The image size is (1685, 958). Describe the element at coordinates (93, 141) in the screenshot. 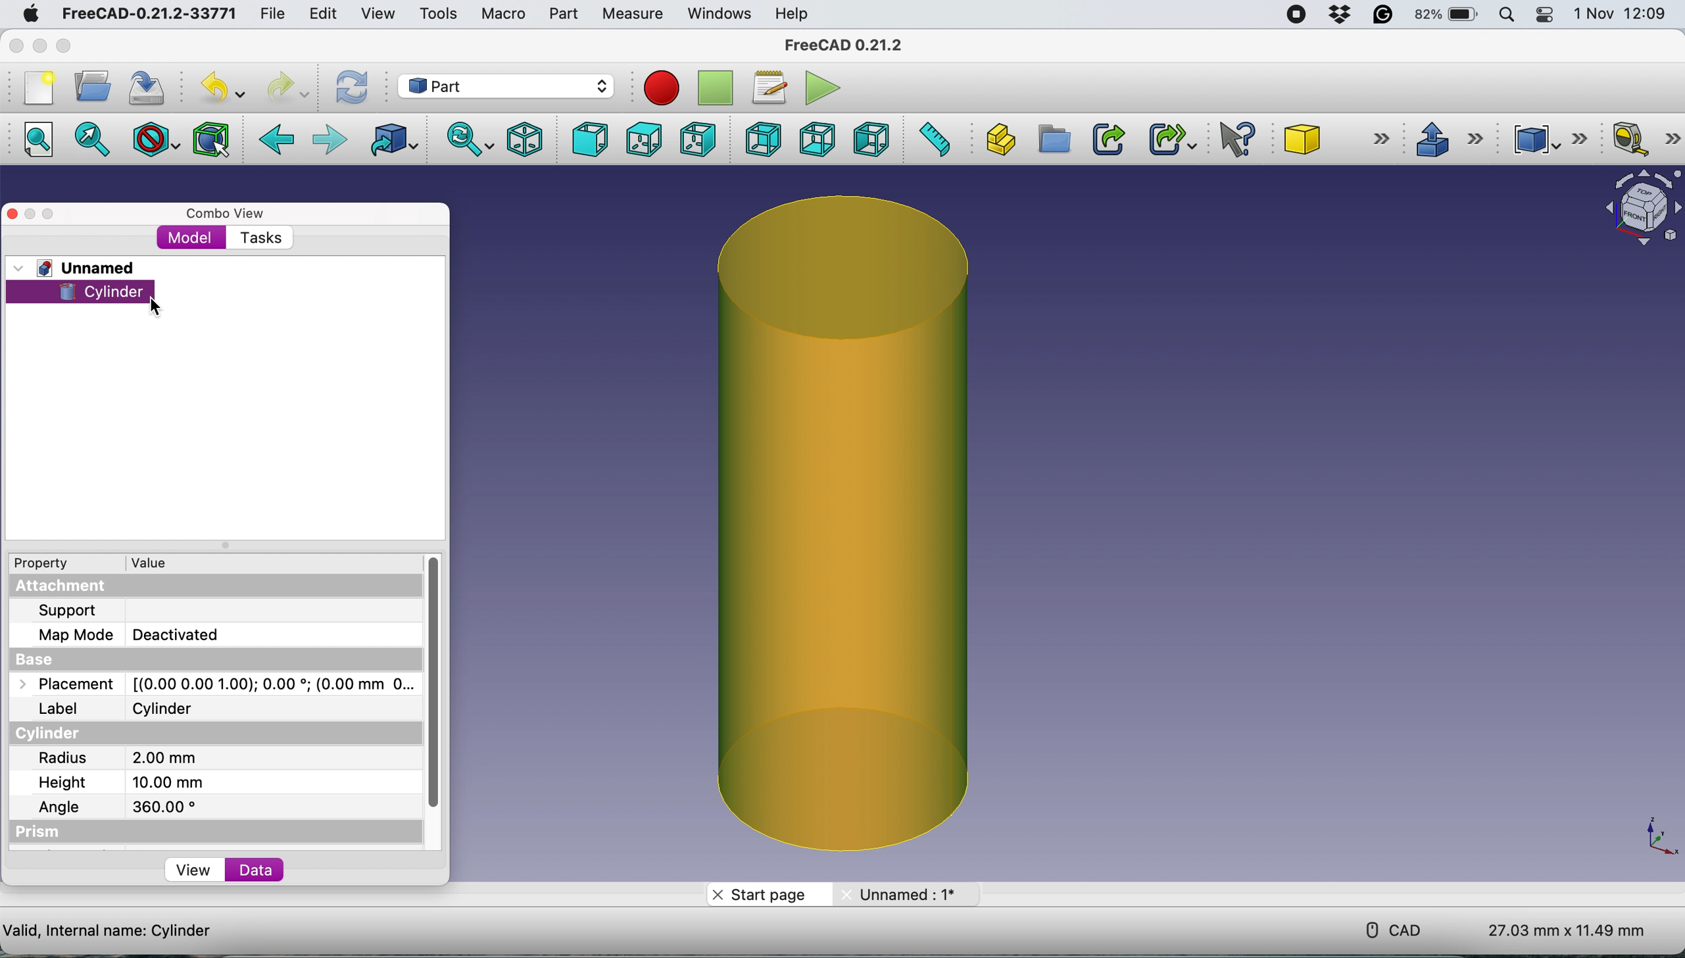

I see `fit selection` at that location.